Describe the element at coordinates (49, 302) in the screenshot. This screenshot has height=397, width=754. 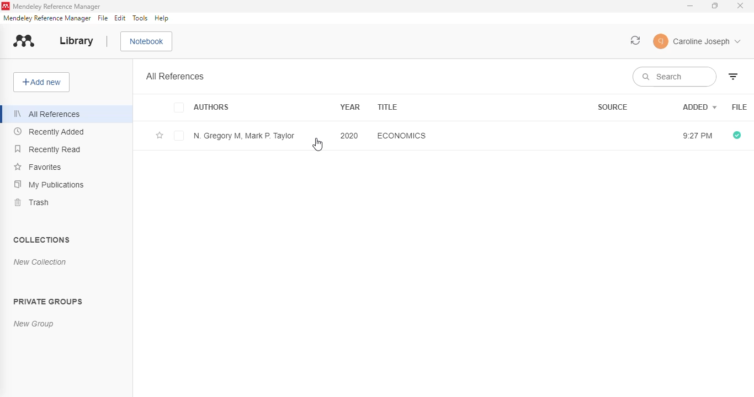
I see `private groups` at that location.